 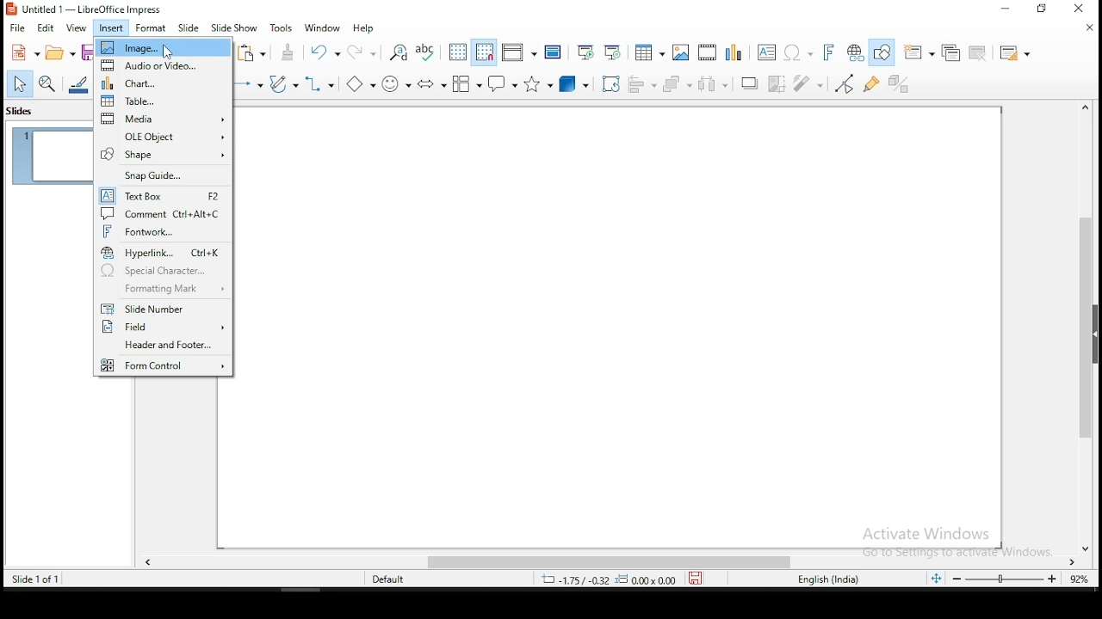 I want to click on scroll down, so click(x=1088, y=551).